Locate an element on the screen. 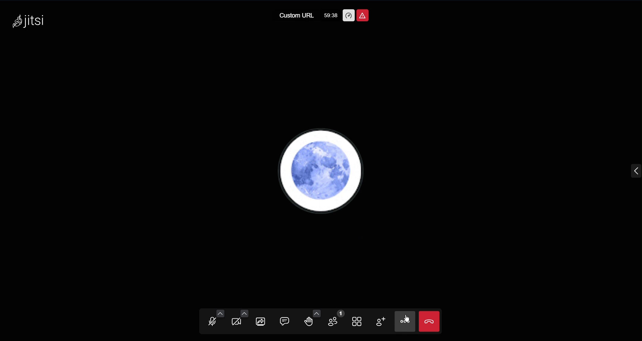  Unsafe is located at coordinates (363, 15).